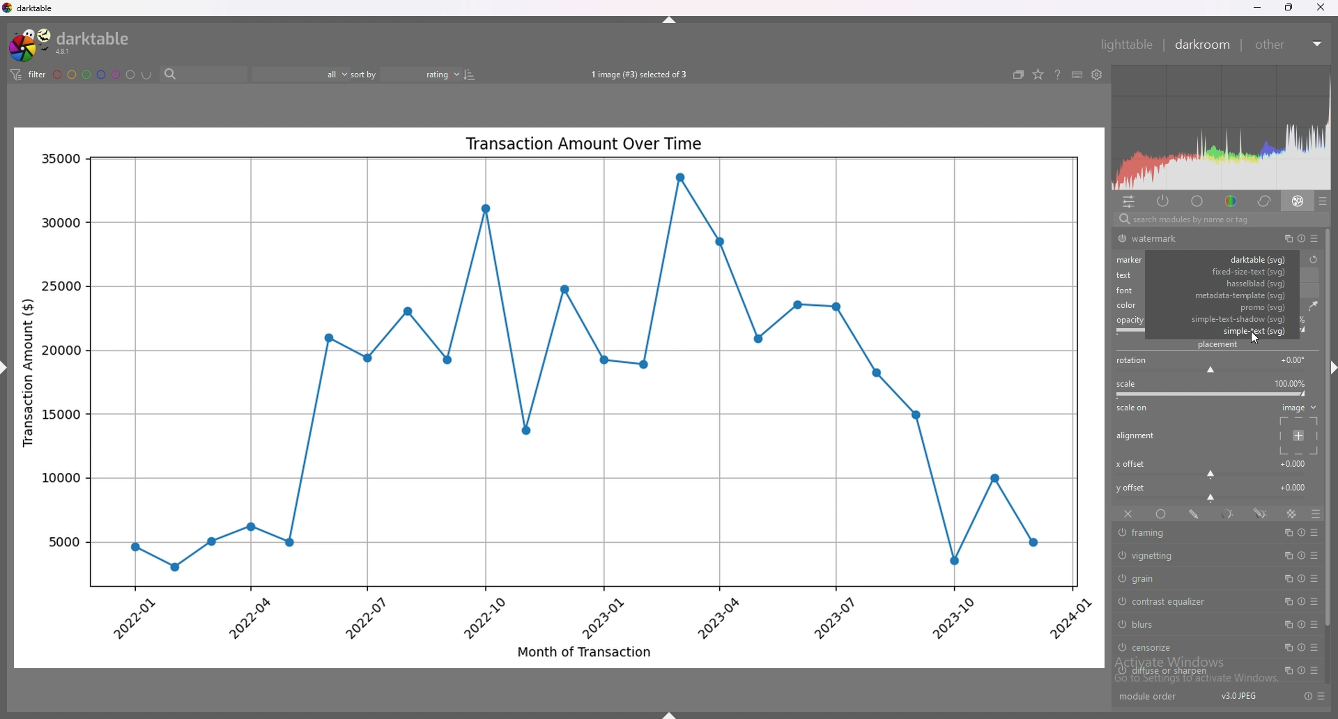 Image resolution: width=1338 pixels, height=719 pixels. What do you see at coordinates (1286, 602) in the screenshot?
I see `multiple instances action` at bounding box center [1286, 602].